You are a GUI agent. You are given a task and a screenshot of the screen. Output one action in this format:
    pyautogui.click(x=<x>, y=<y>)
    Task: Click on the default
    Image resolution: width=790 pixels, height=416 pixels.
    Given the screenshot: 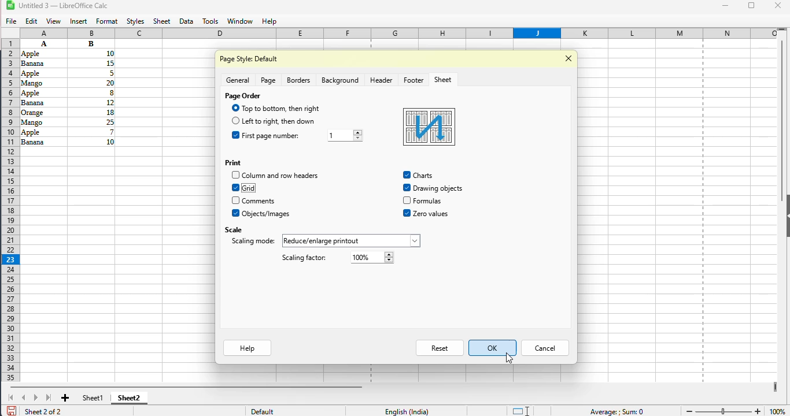 What is the action you would take?
    pyautogui.click(x=262, y=411)
    